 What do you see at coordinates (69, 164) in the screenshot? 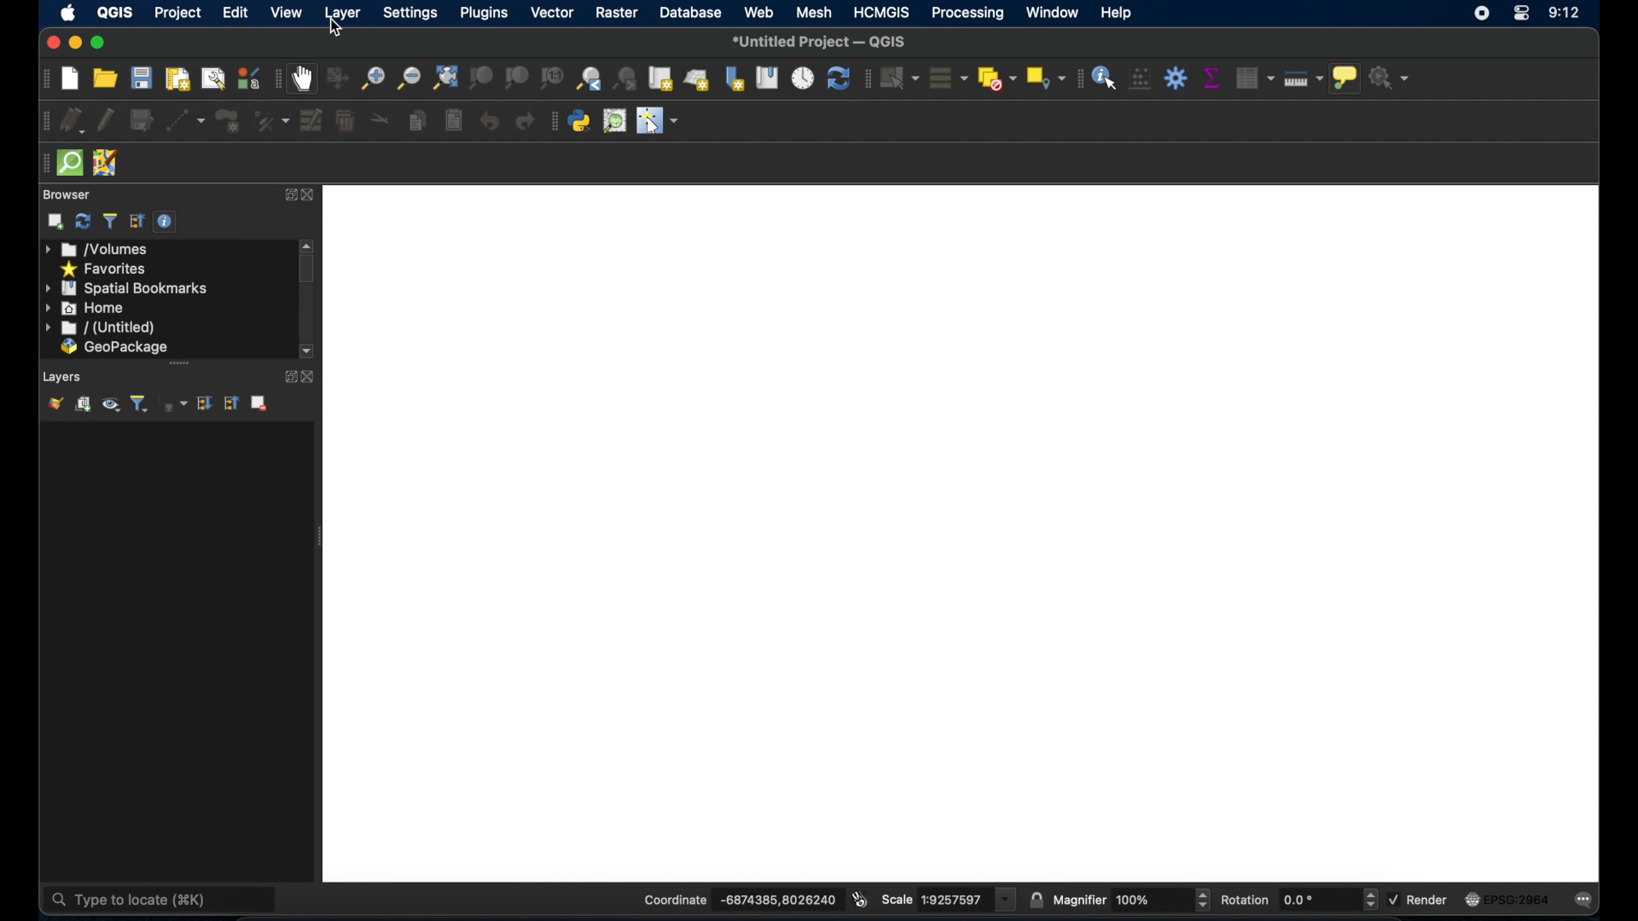
I see `quicksom` at bounding box center [69, 164].